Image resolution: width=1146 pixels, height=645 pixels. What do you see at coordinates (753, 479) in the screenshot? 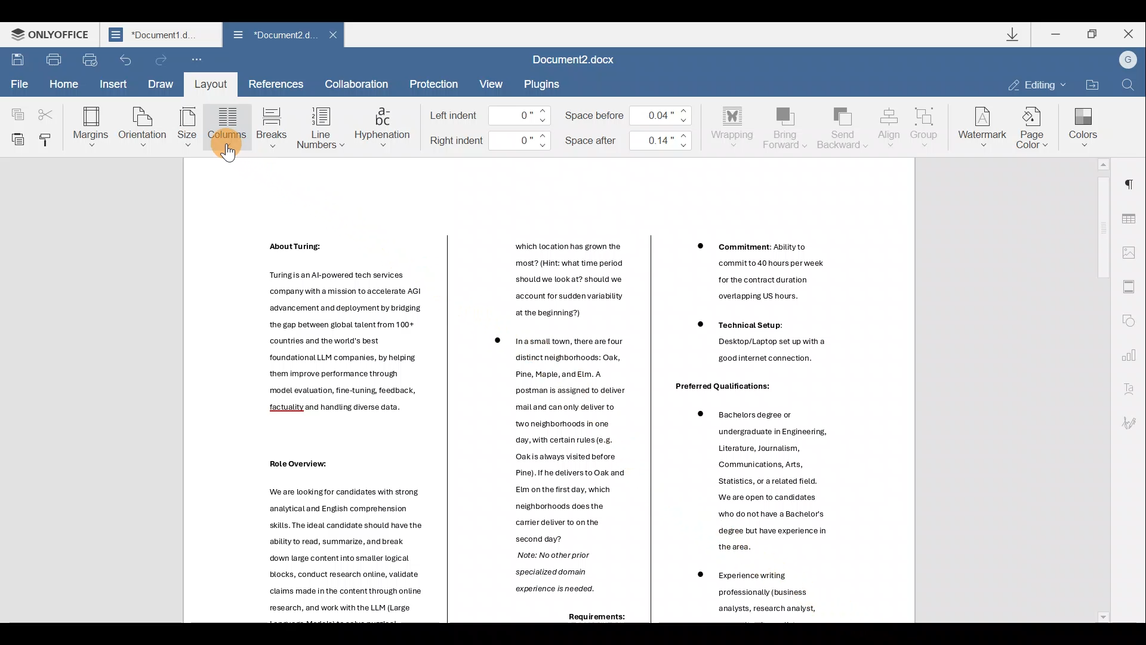
I see `` at bounding box center [753, 479].